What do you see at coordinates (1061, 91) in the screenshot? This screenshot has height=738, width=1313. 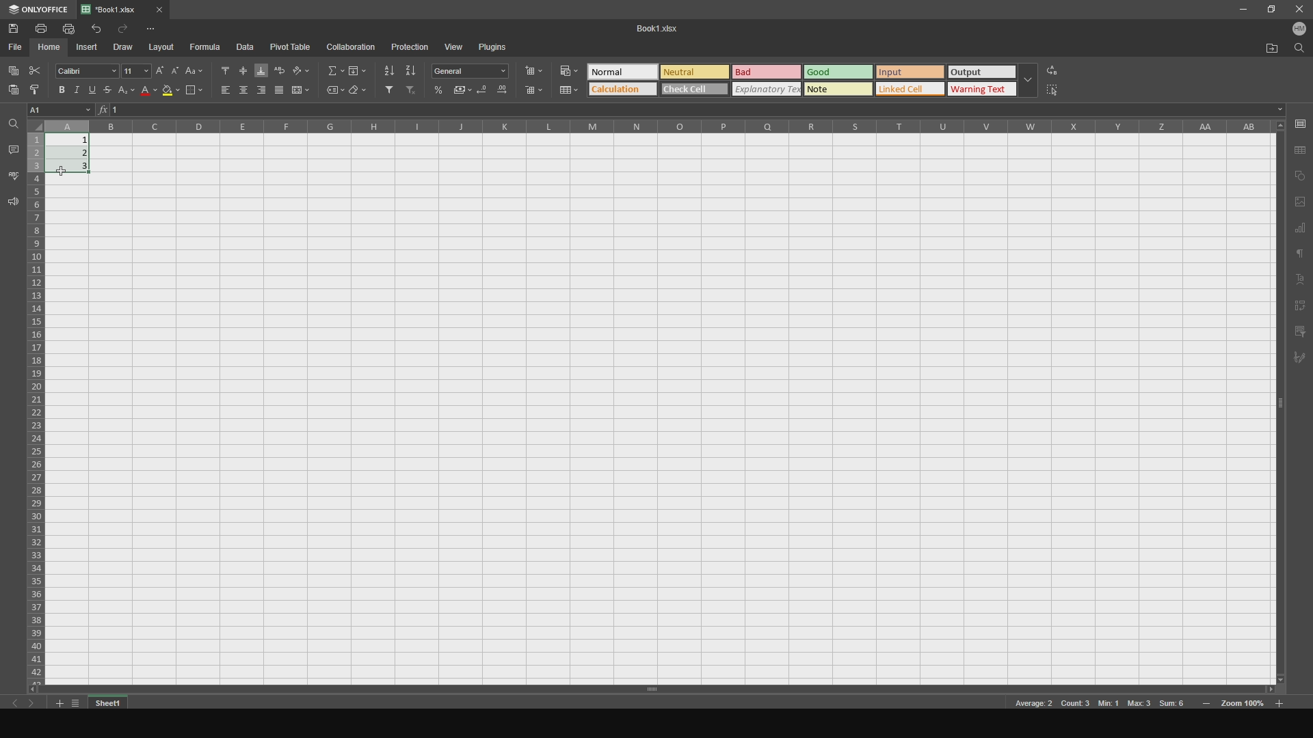 I see `select all` at bounding box center [1061, 91].